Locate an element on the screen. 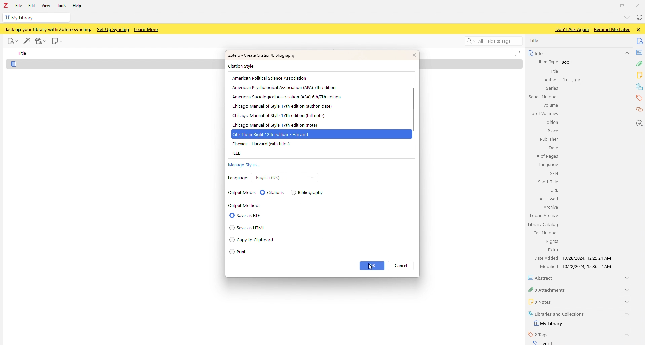 The image size is (645, 345). Edition is located at coordinates (551, 123).